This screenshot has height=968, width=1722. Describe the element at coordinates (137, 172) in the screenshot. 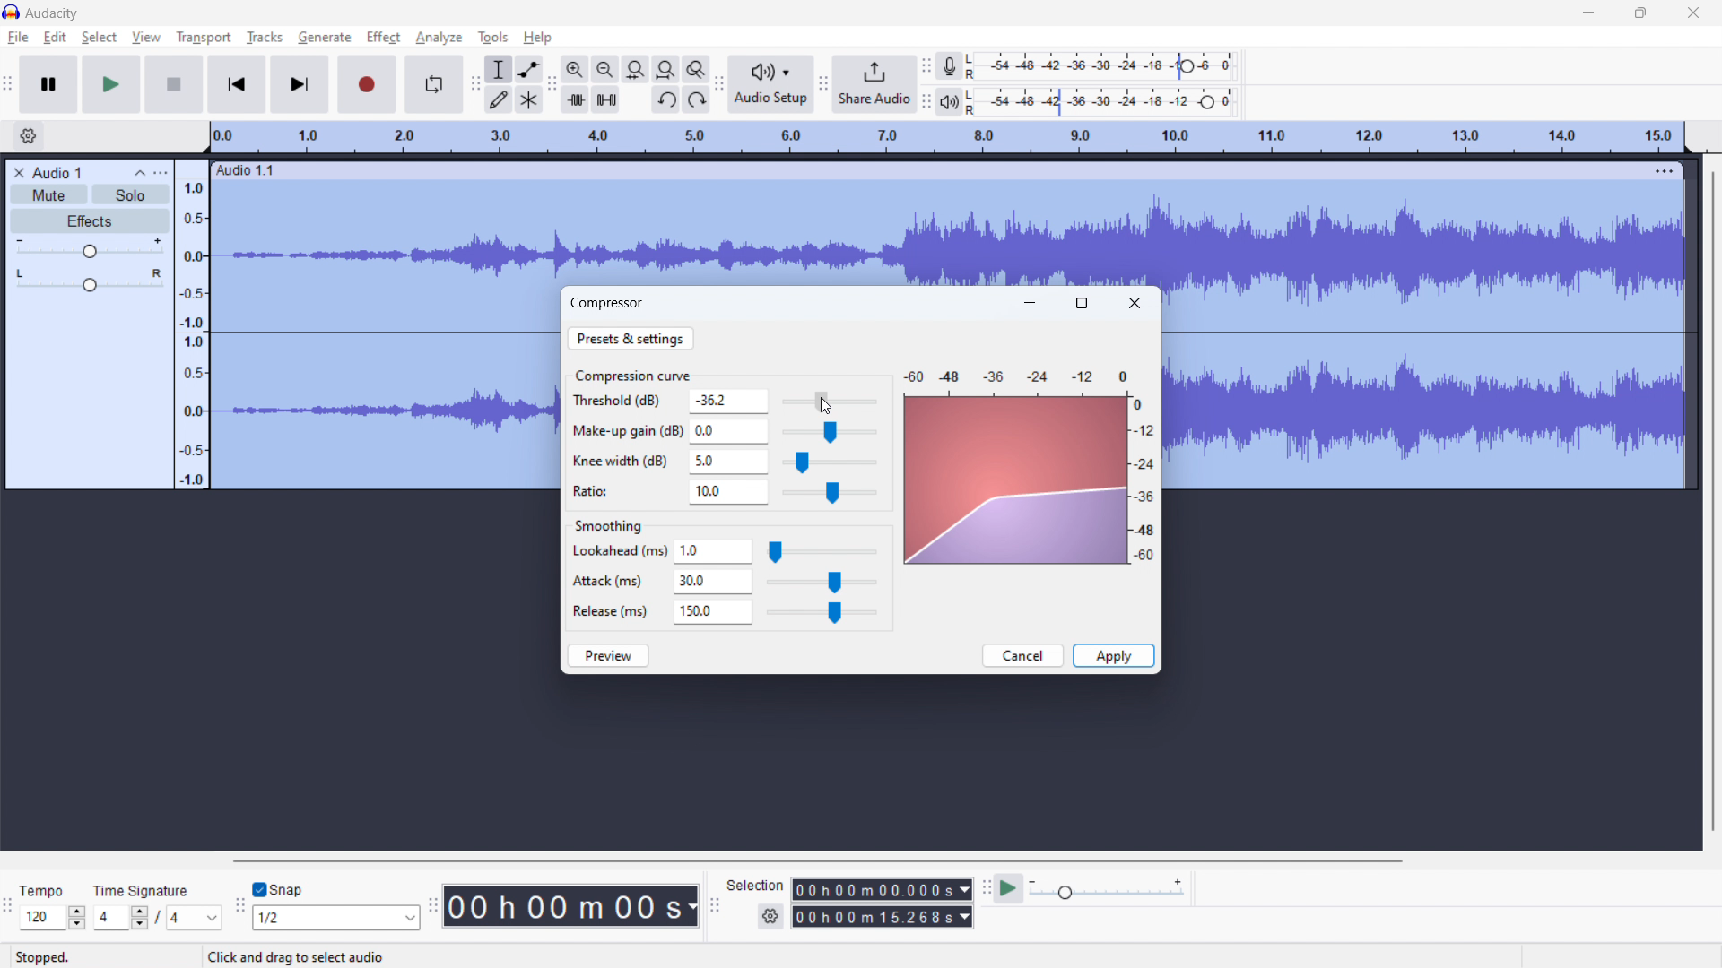

I see `collapse` at that location.